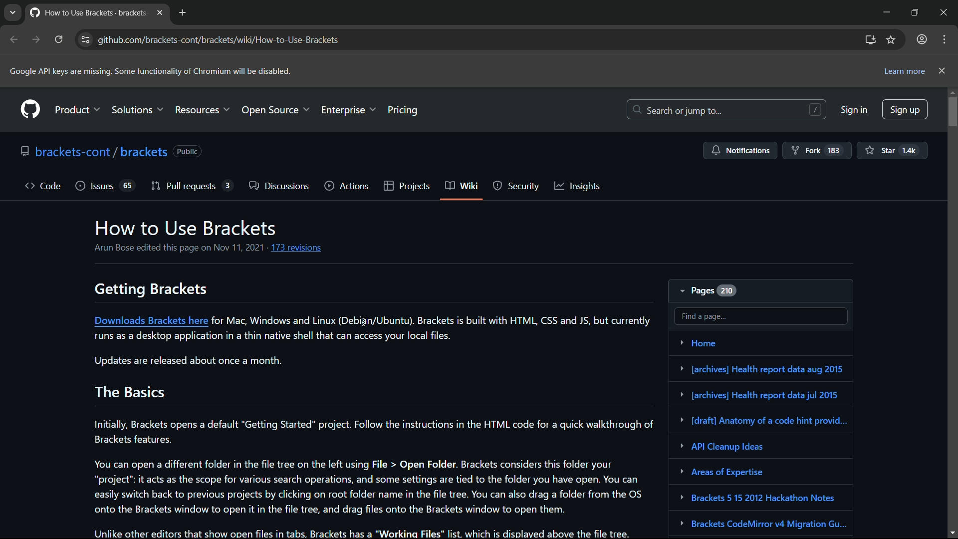  What do you see at coordinates (86, 11) in the screenshot?
I see `tab name` at bounding box center [86, 11].